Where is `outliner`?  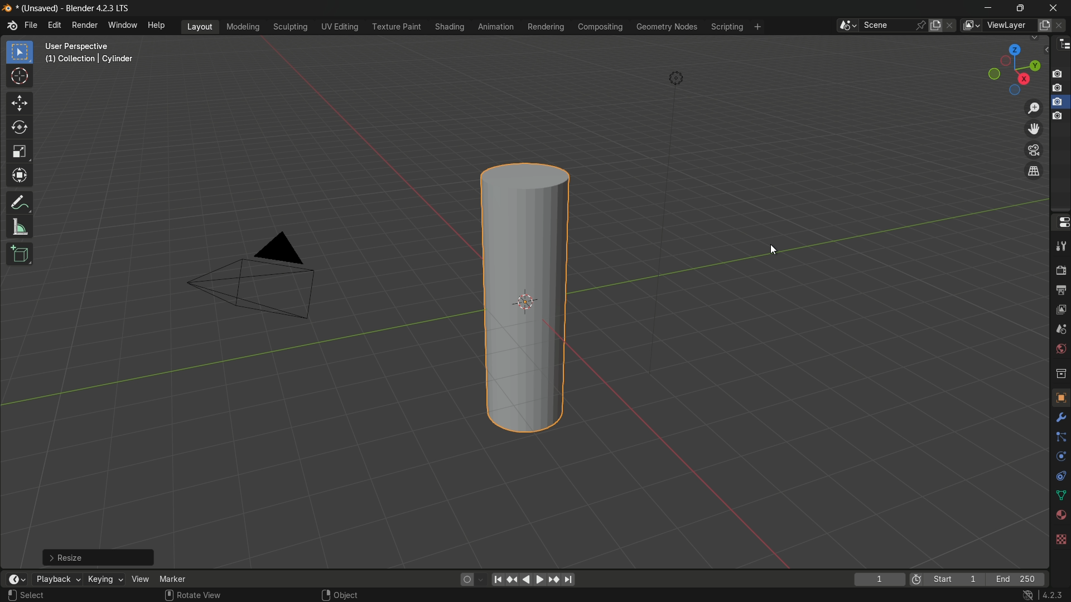
outliner is located at coordinates (1062, 46).